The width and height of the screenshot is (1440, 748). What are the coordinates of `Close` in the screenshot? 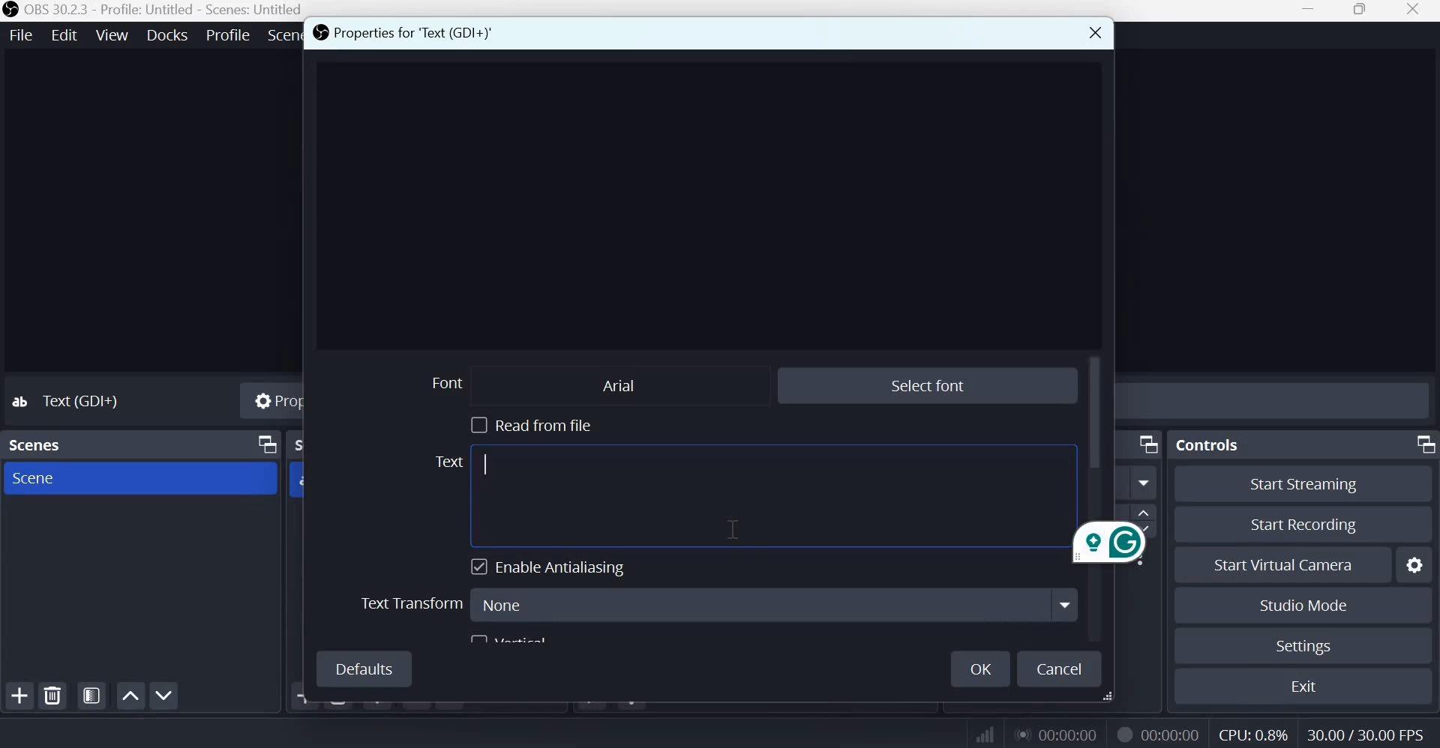 It's located at (1093, 33).